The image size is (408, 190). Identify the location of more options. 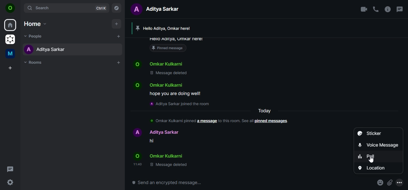
(401, 183).